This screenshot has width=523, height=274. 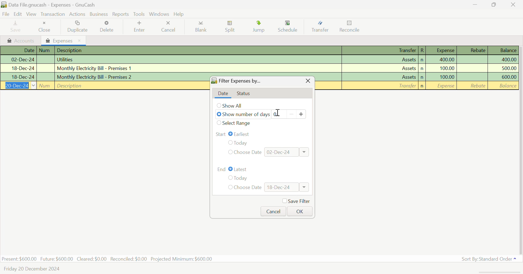 I want to click on Reconcile, so click(x=351, y=28).